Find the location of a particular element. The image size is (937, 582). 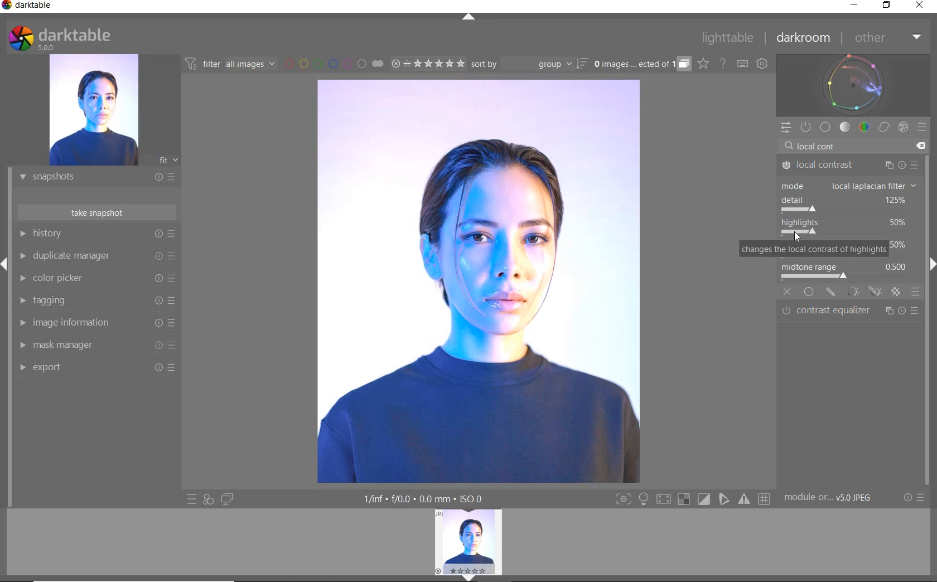

SNAPSHOTS is located at coordinates (93, 178).